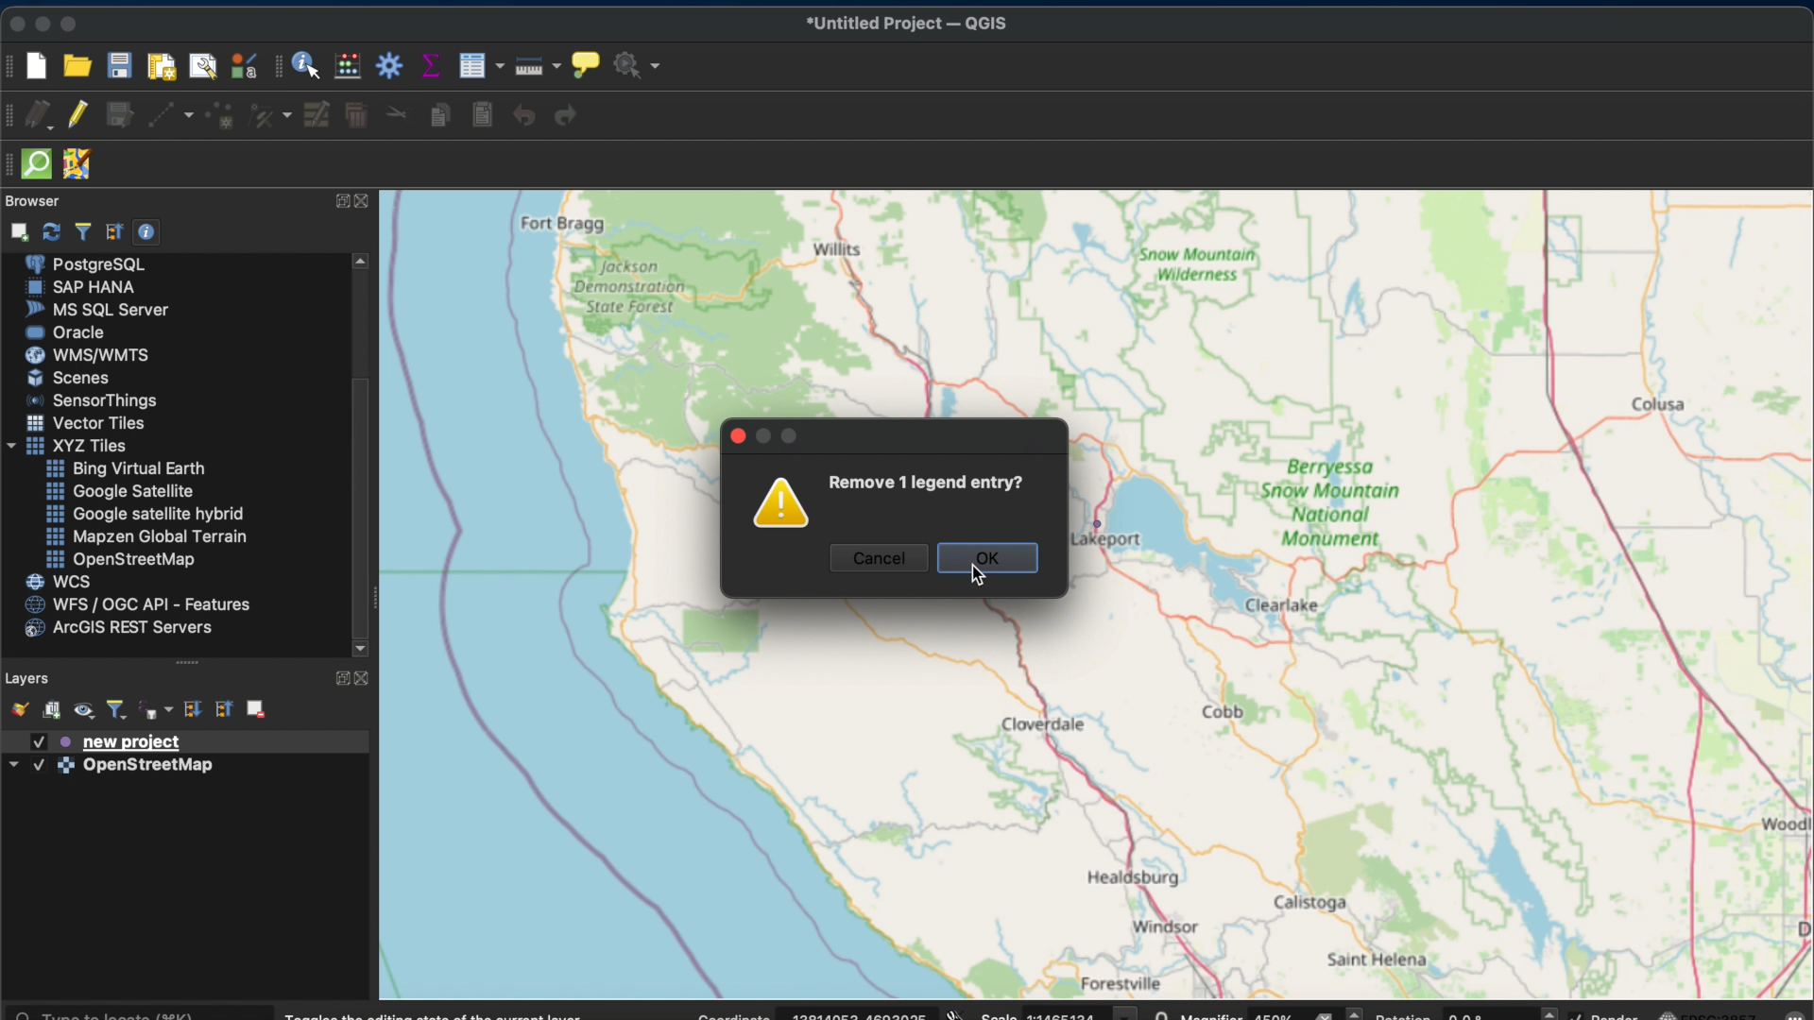 The width and height of the screenshot is (1814, 1020). Describe the element at coordinates (162, 65) in the screenshot. I see `new print layout` at that location.